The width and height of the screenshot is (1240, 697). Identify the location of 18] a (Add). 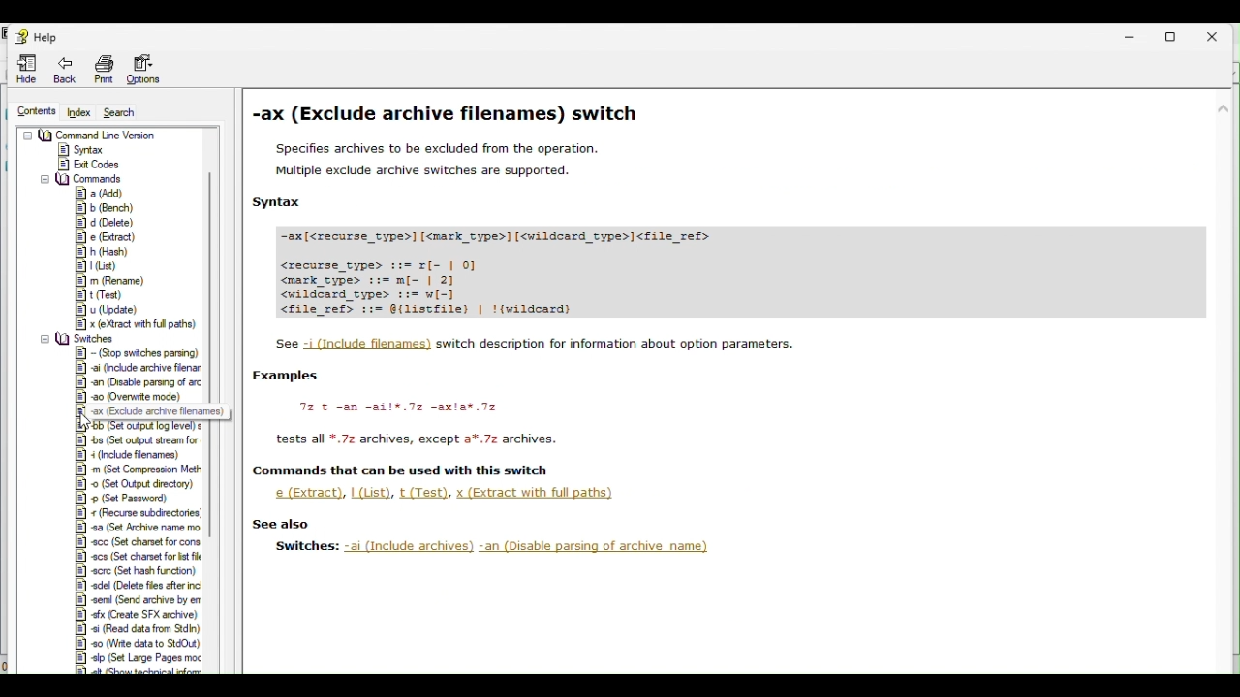
(102, 193).